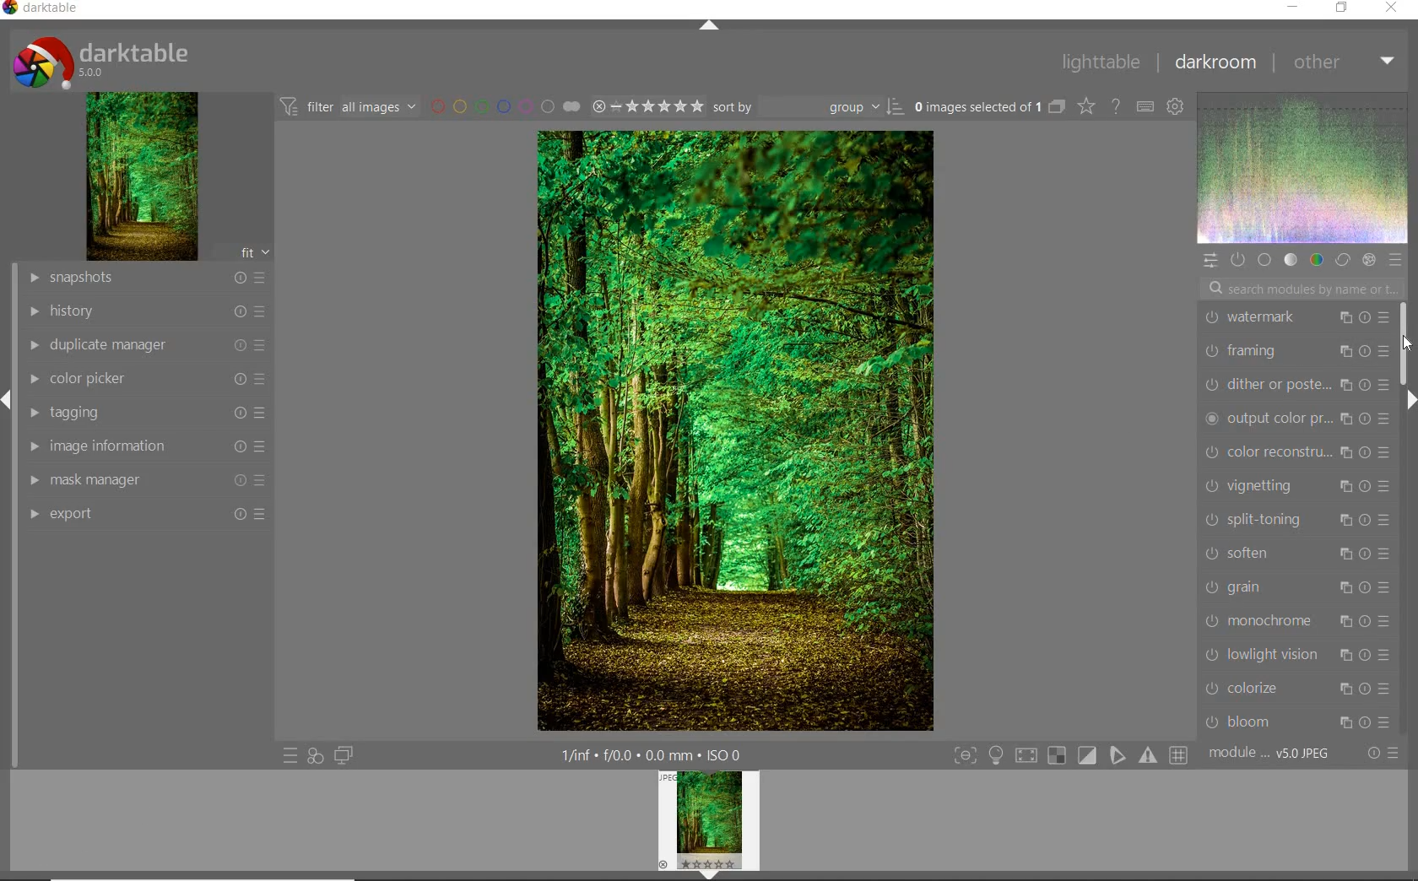  I want to click on cursor, so click(1407, 347).